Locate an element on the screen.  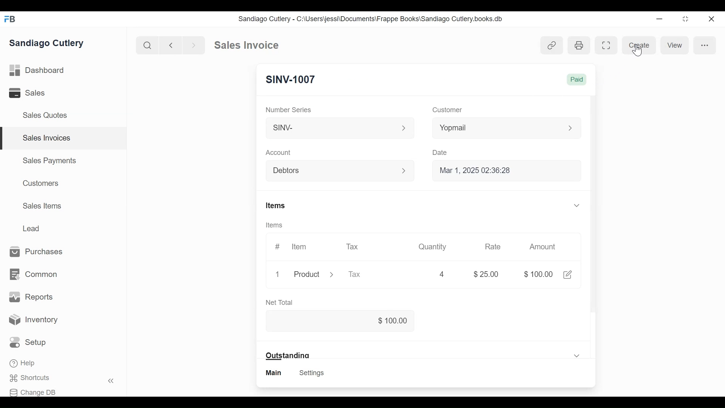
Sales invoice is located at coordinates (246, 45).